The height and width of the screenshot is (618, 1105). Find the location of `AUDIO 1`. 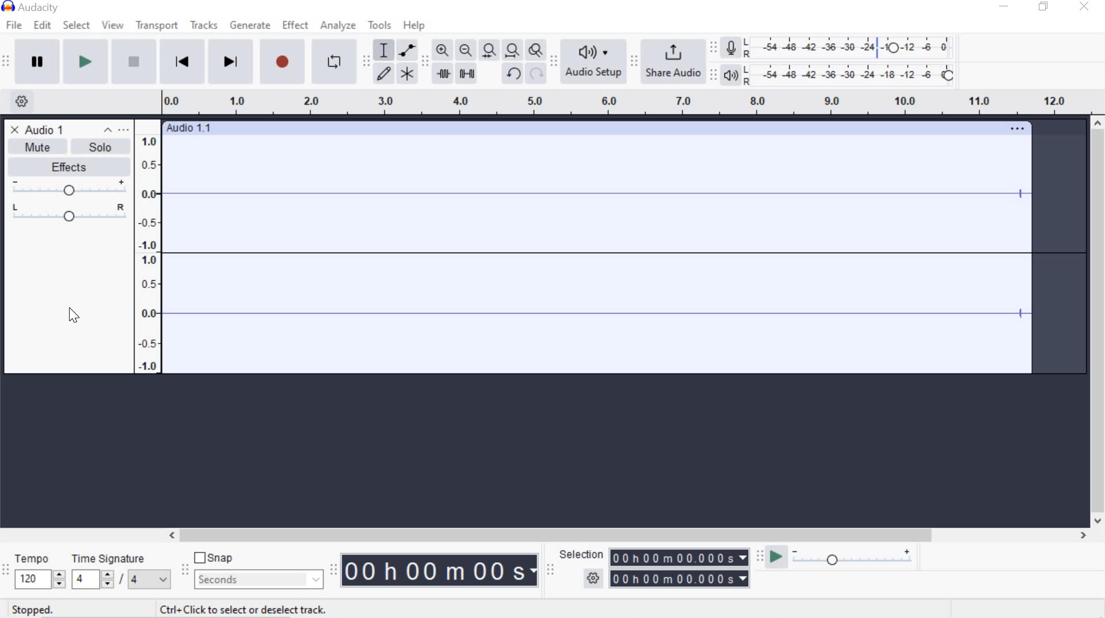

AUDIO 1 is located at coordinates (48, 129).